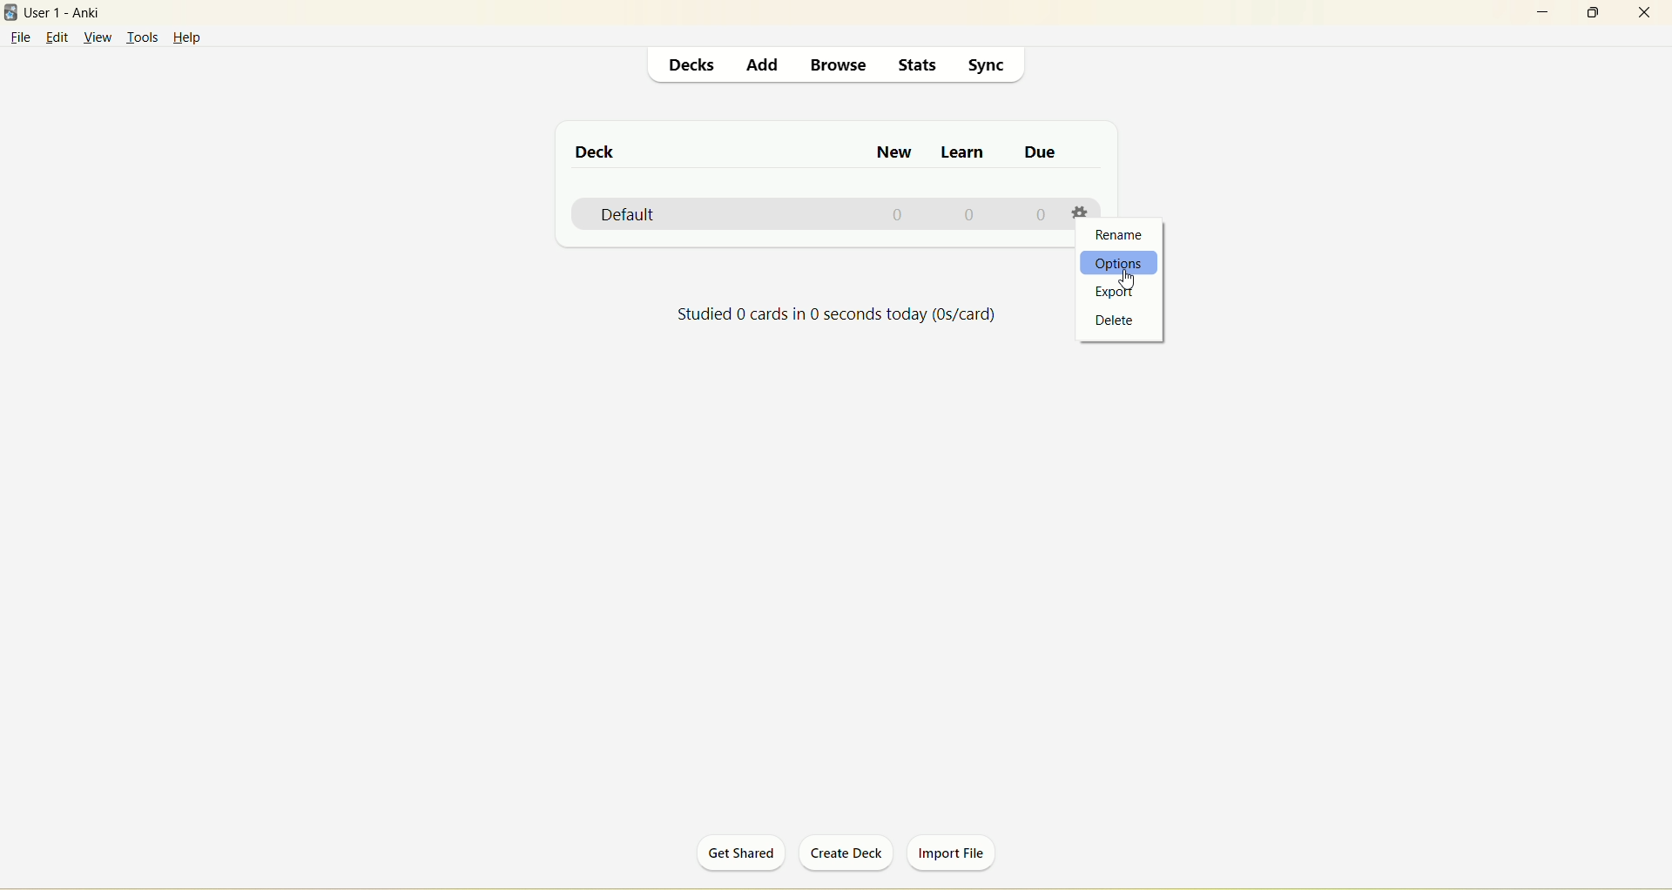 The width and height of the screenshot is (1672, 890). What do you see at coordinates (142, 38) in the screenshot?
I see `tools` at bounding box center [142, 38].